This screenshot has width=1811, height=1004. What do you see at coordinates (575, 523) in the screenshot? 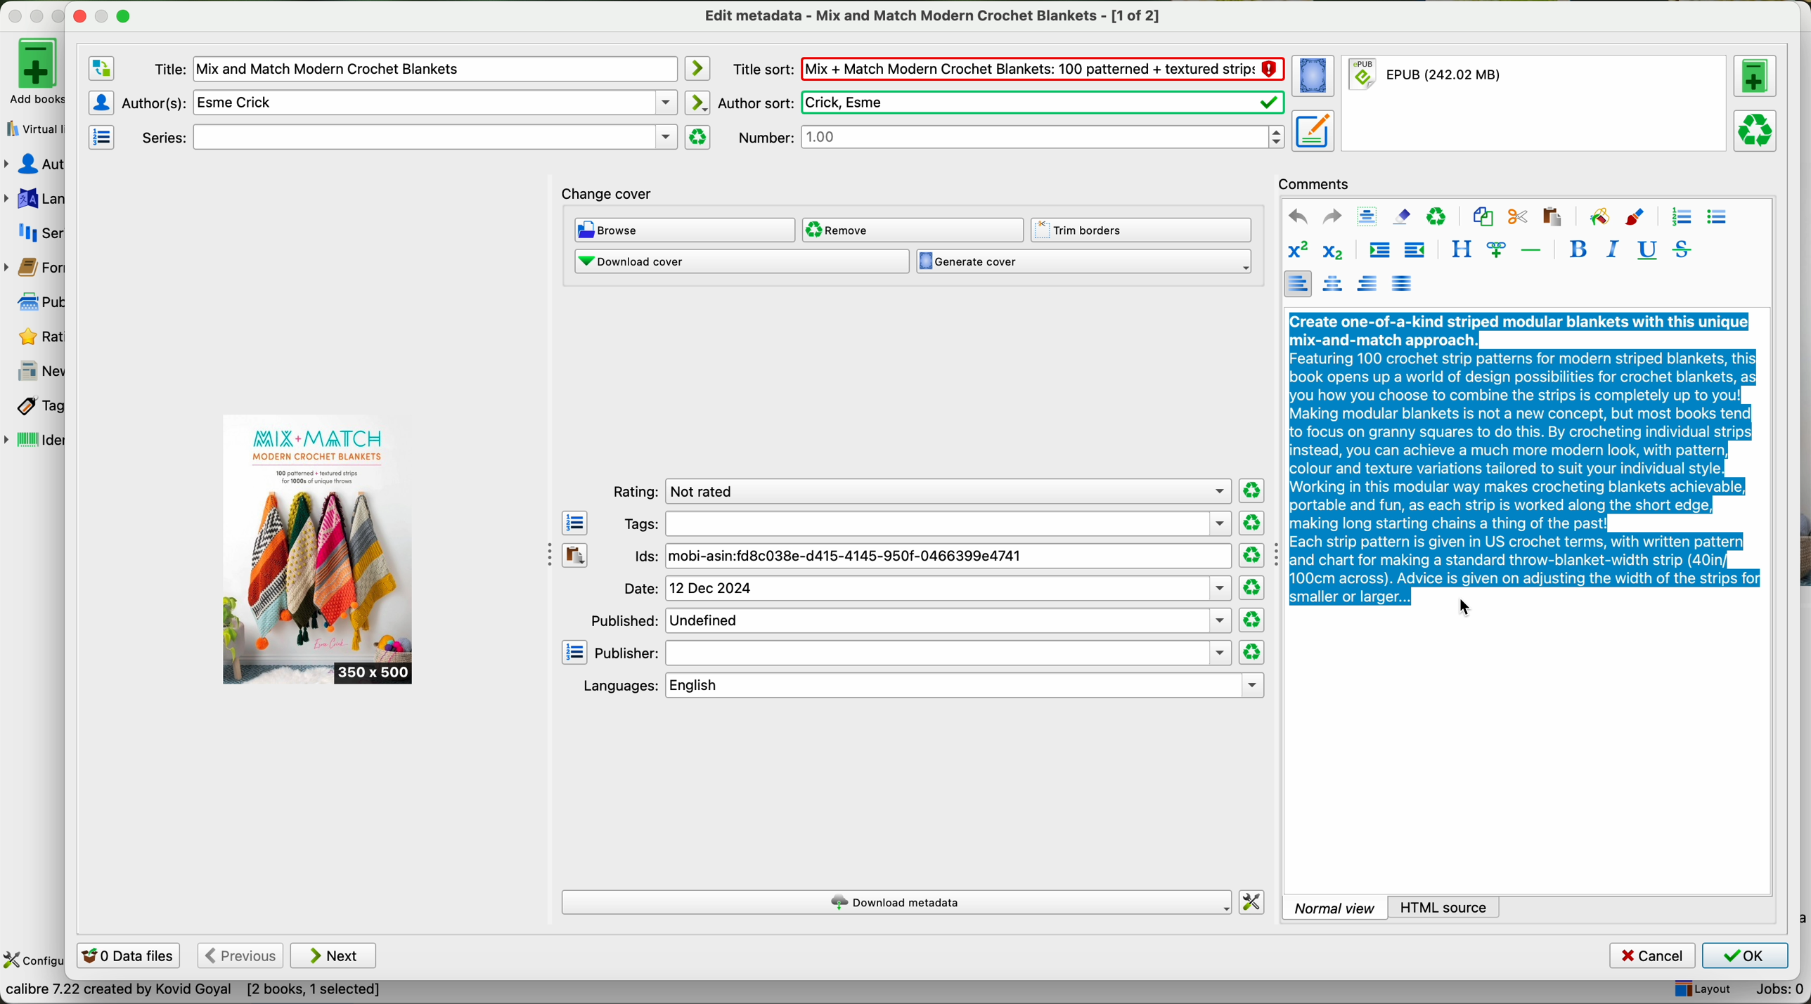
I see `open the tag editor` at bounding box center [575, 523].